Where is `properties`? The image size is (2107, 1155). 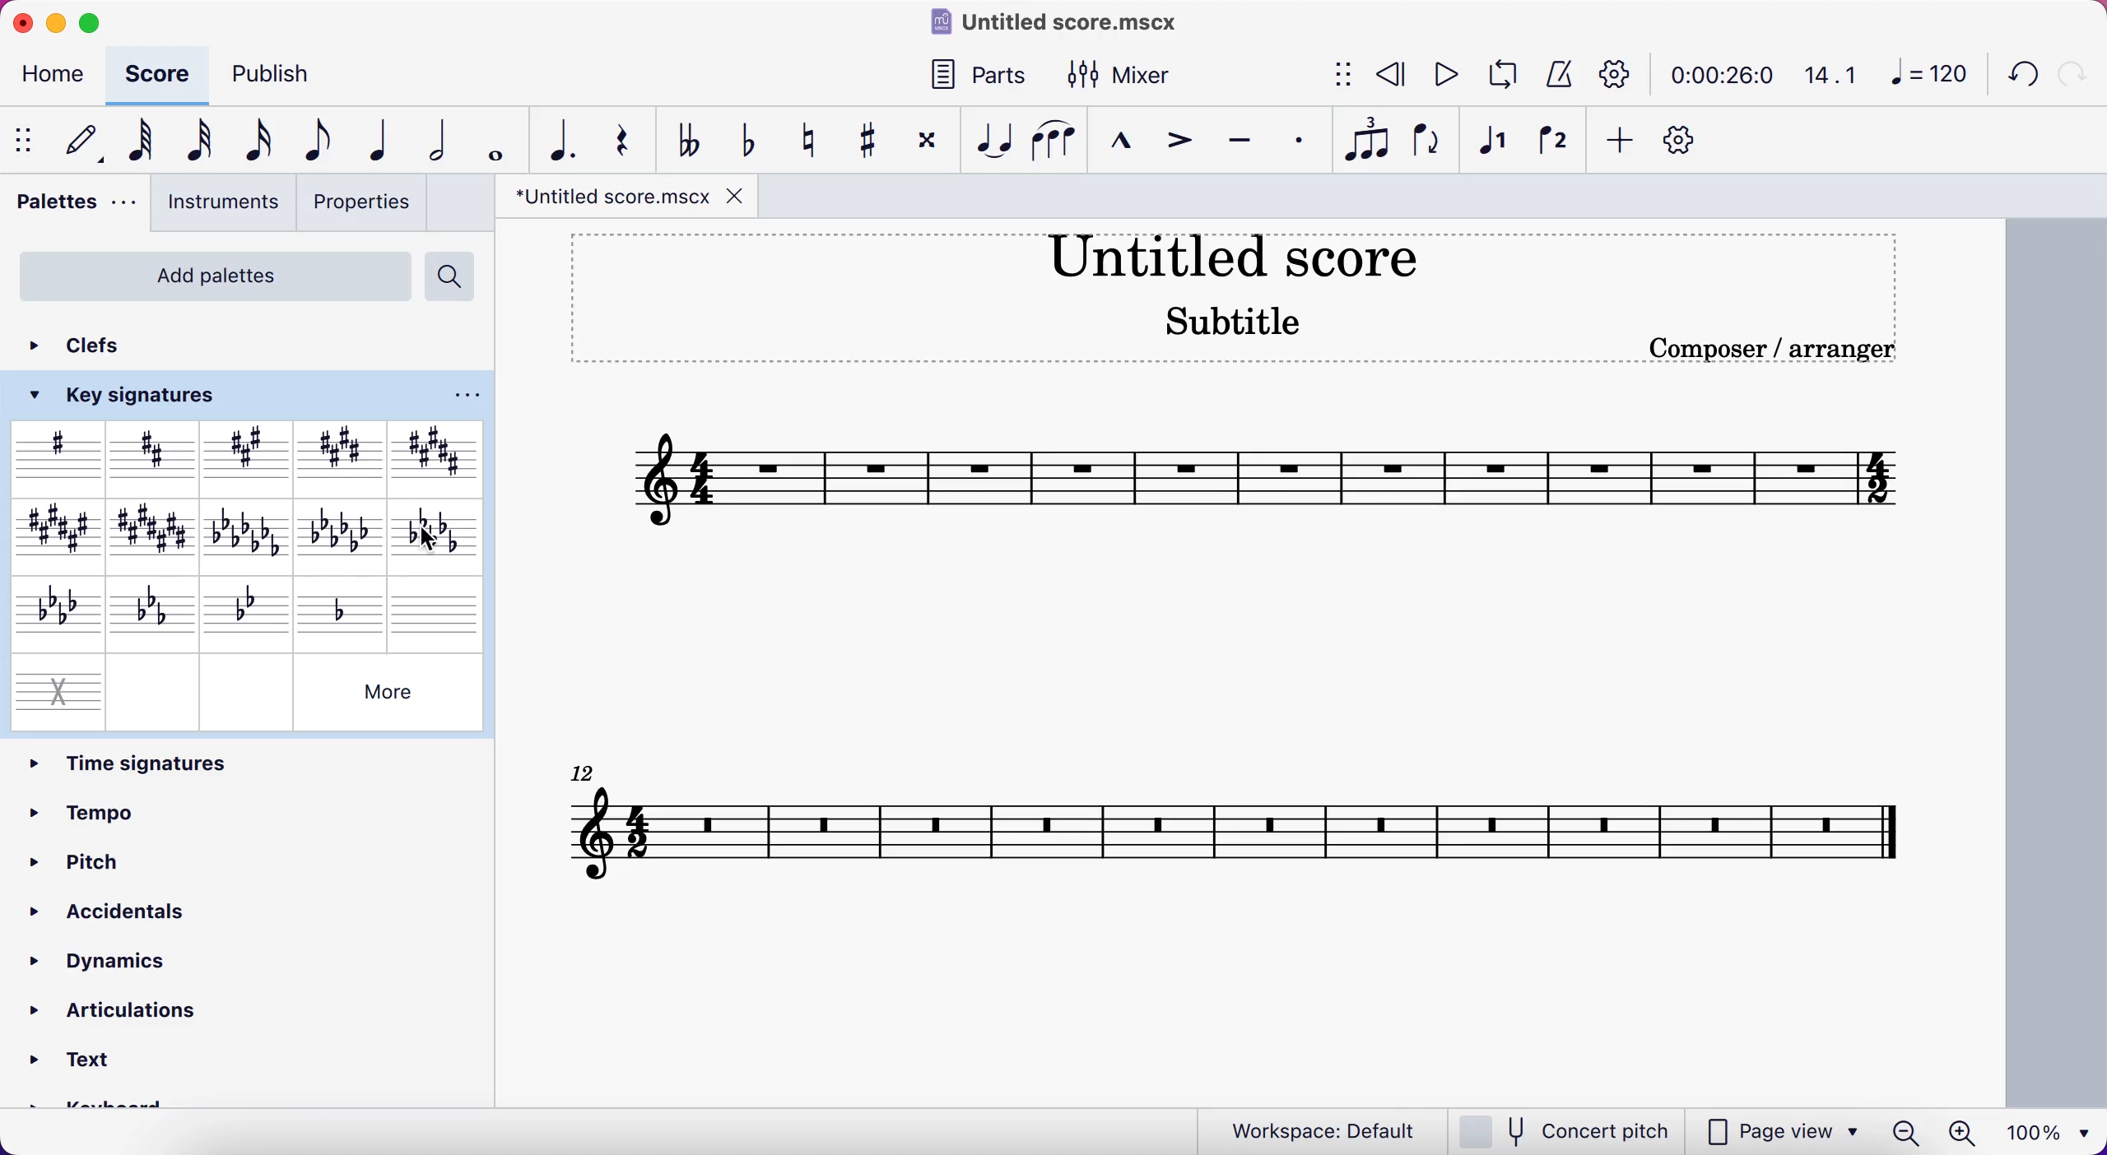 properties is located at coordinates (365, 205).